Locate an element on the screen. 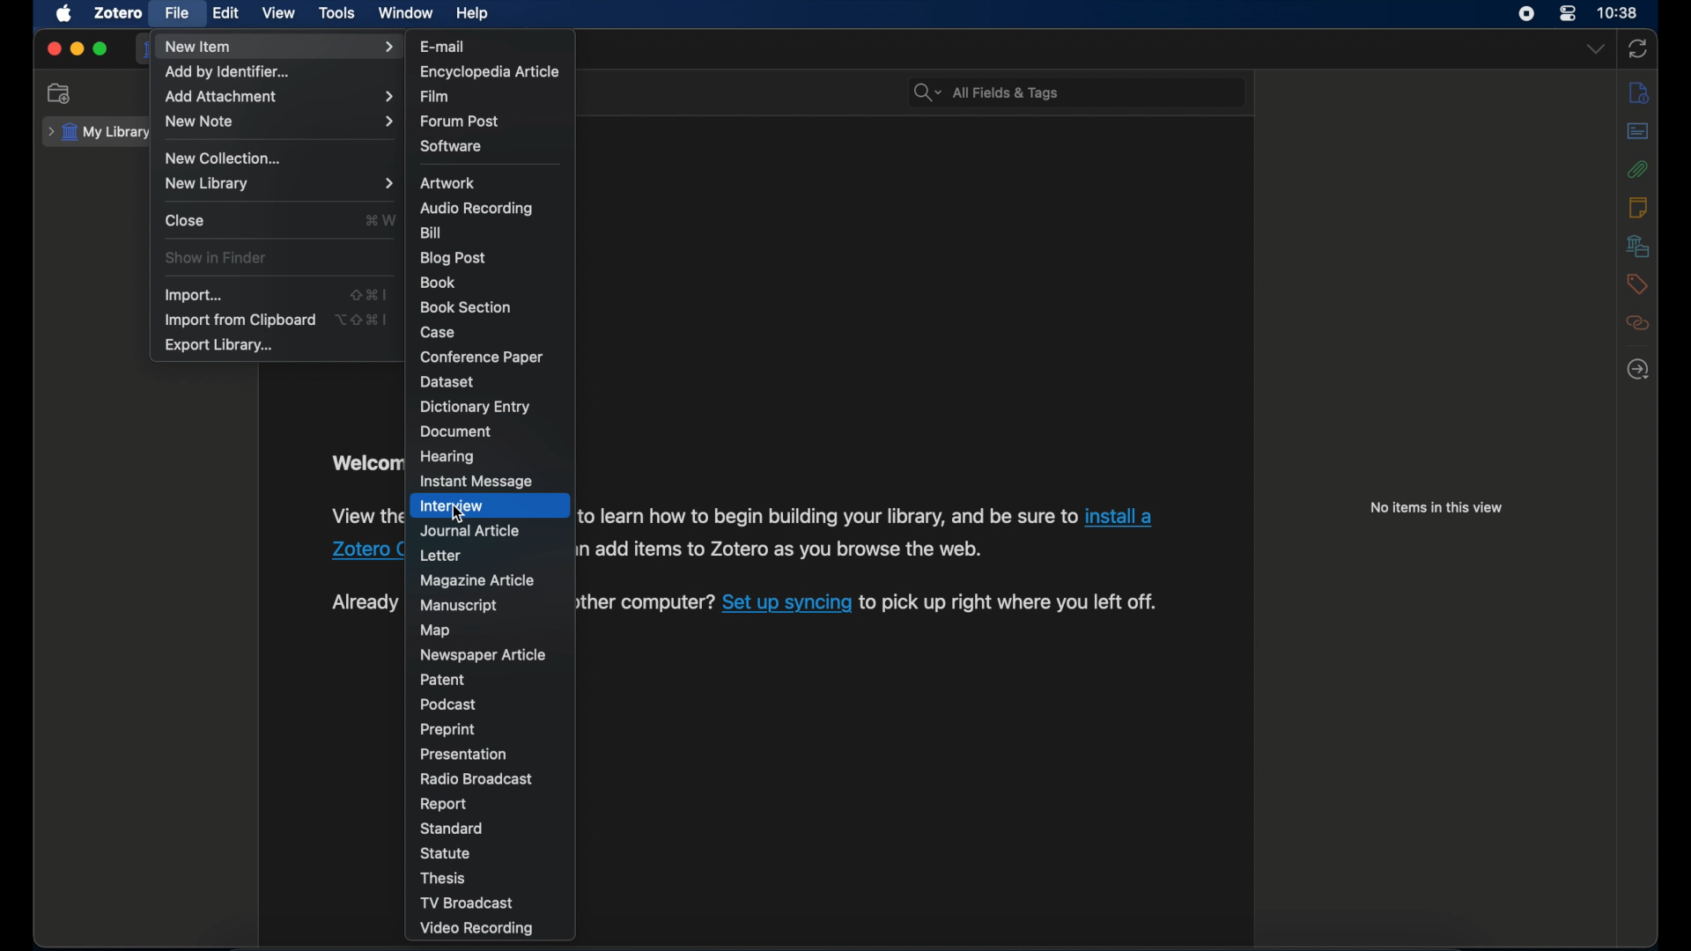  new note is located at coordinates (281, 122).